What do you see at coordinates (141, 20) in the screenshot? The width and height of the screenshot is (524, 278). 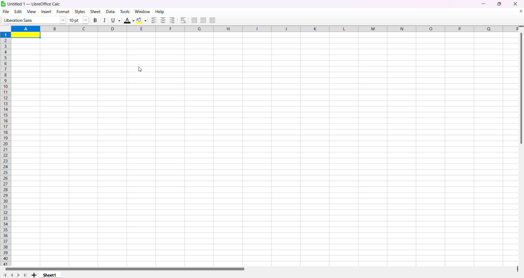 I see `background color` at bounding box center [141, 20].